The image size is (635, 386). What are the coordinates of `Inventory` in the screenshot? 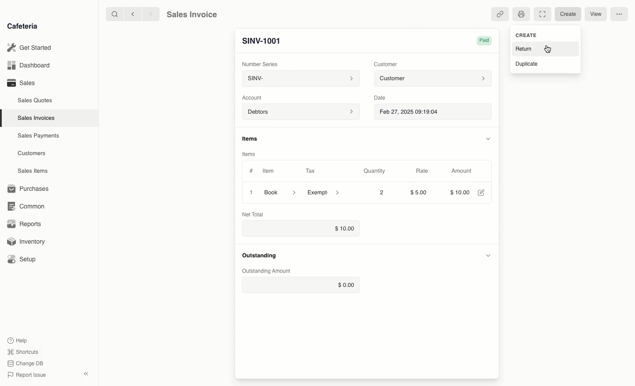 It's located at (27, 243).